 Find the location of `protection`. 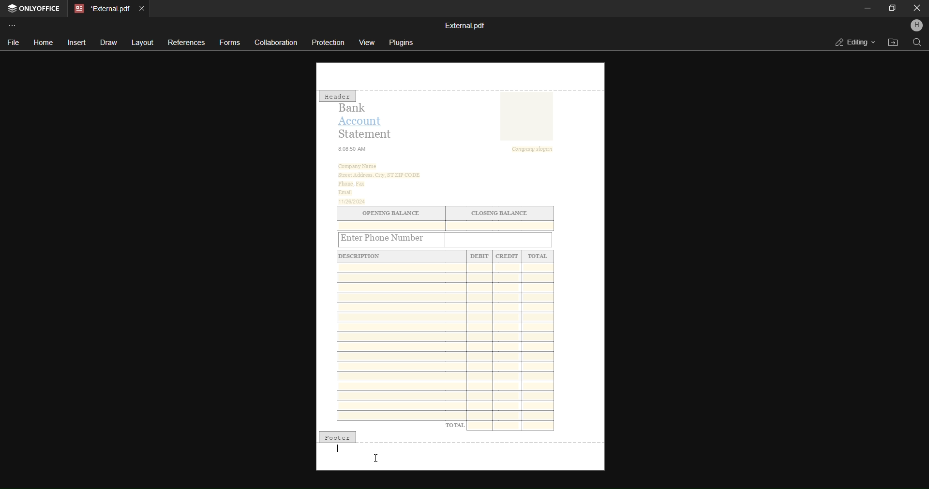

protection is located at coordinates (329, 43).